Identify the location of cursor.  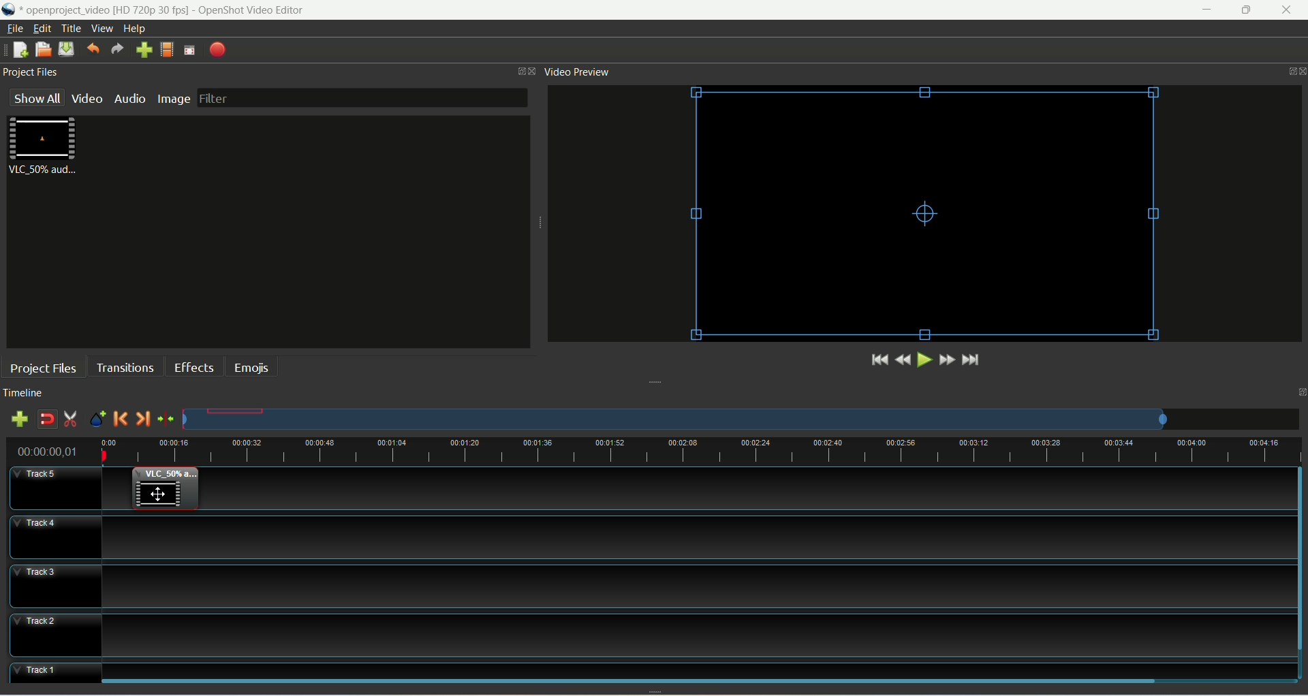
(157, 492).